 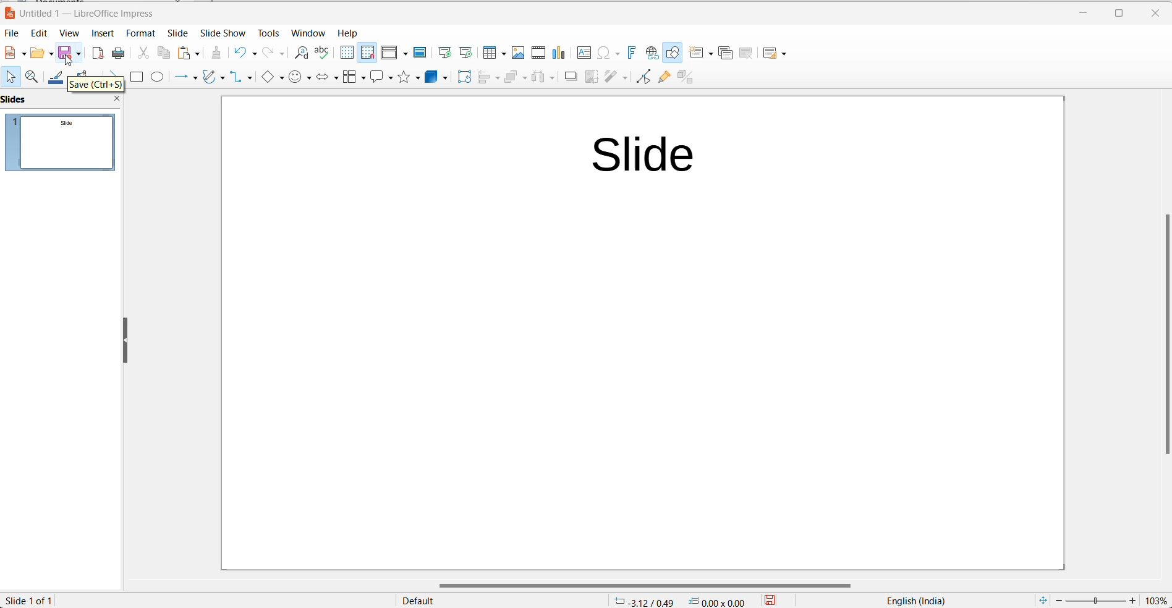 I want to click on Redo, so click(x=274, y=53).